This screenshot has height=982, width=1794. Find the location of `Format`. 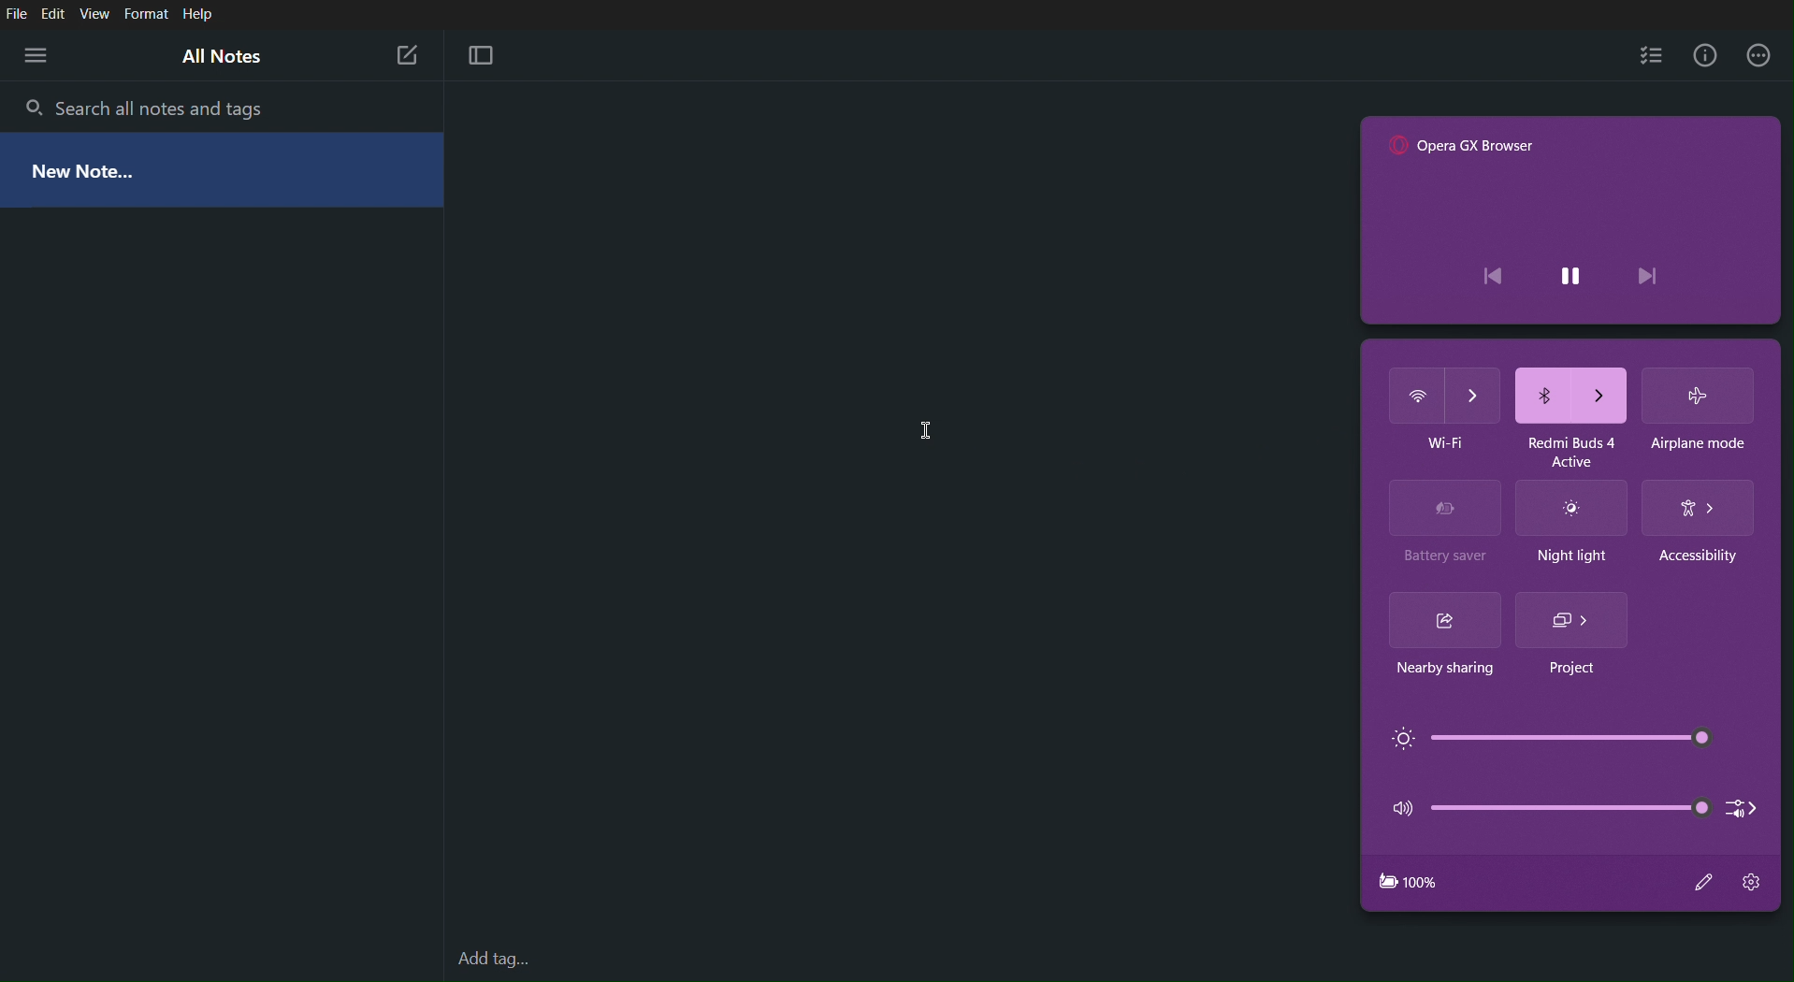

Format is located at coordinates (144, 15).